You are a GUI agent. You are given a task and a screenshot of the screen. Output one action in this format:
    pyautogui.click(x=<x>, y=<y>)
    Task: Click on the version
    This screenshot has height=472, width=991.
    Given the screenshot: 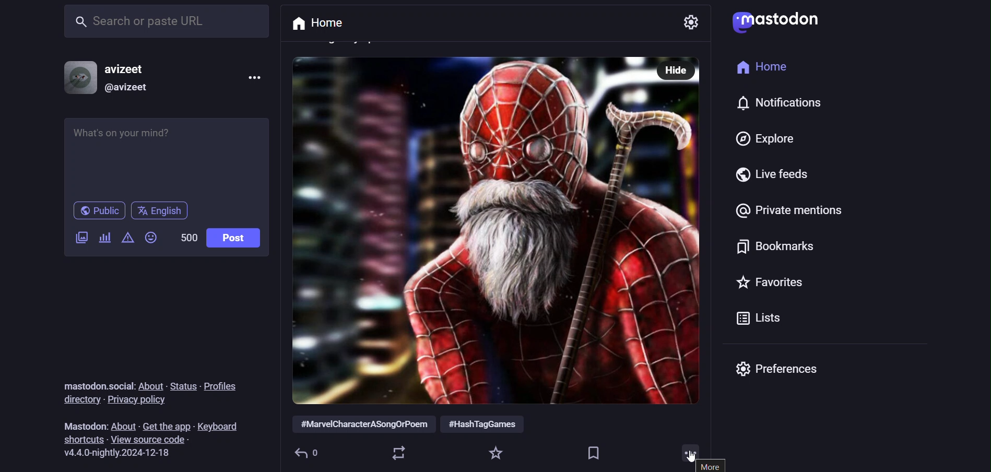 What is the action you would take?
    pyautogui.click(x=123, y=453)
    